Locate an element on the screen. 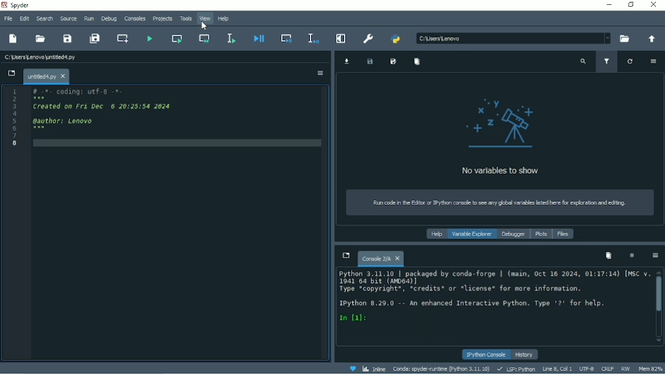  Refresh variables is located at coordinates (629, 62).